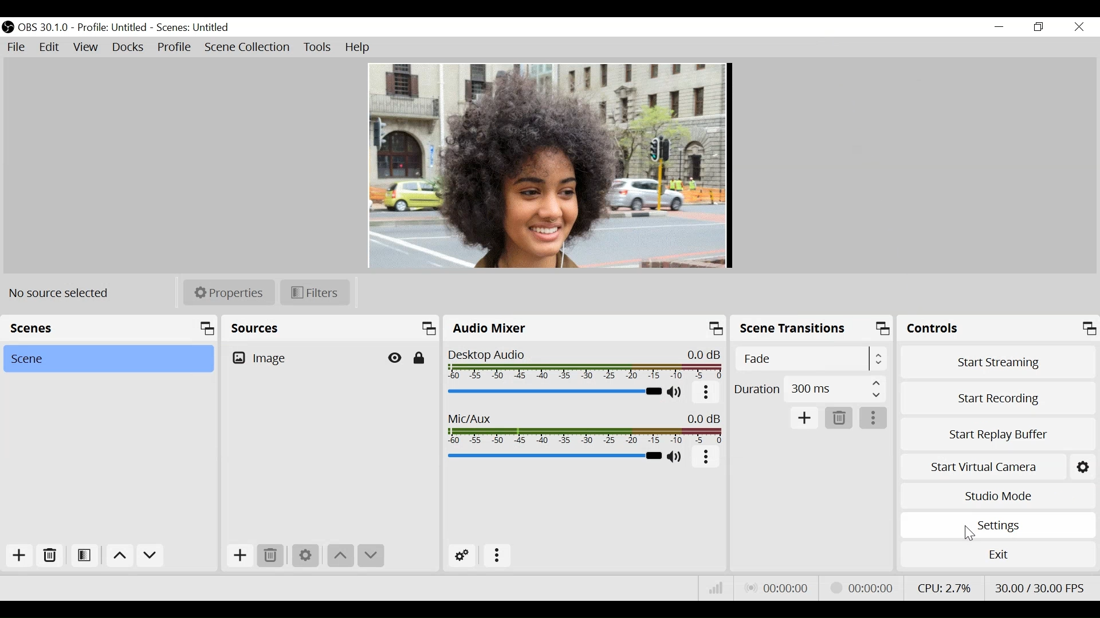  I want to click on Move down, so click(372, 556).